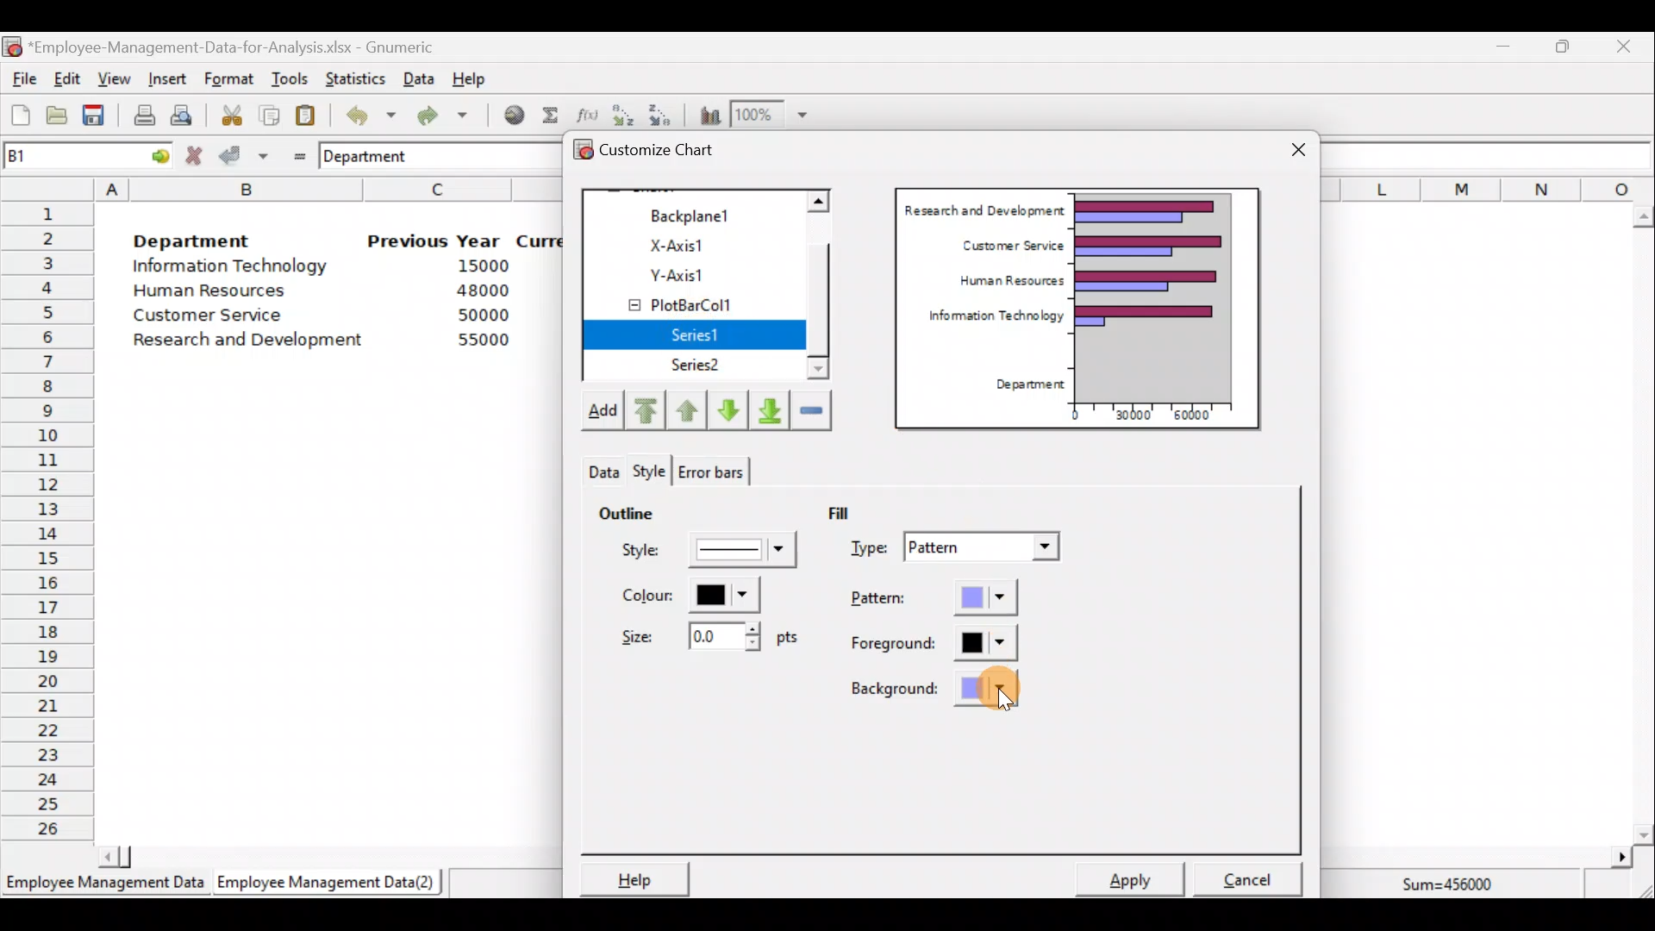 The height and width of the screenshot is (931, 1655). Describe the element at coordinates (1491, 155) in the screenshot. I see `Formula bar` at that location.